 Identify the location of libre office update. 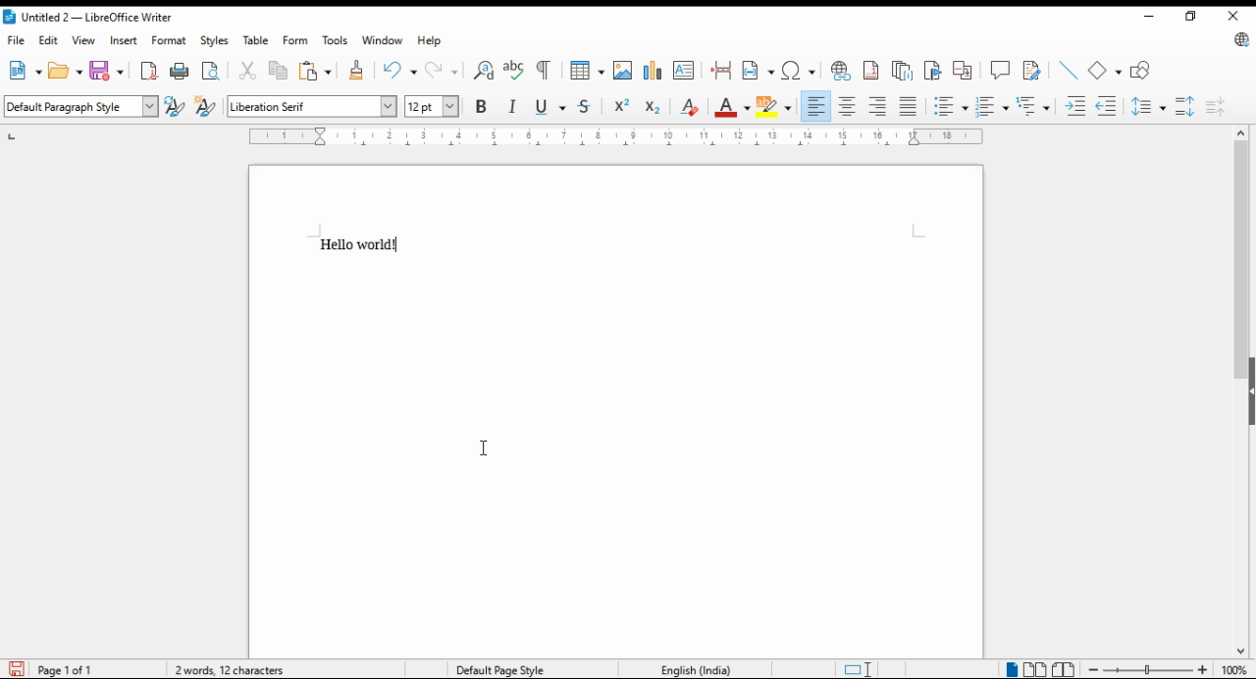
(1237, 41).